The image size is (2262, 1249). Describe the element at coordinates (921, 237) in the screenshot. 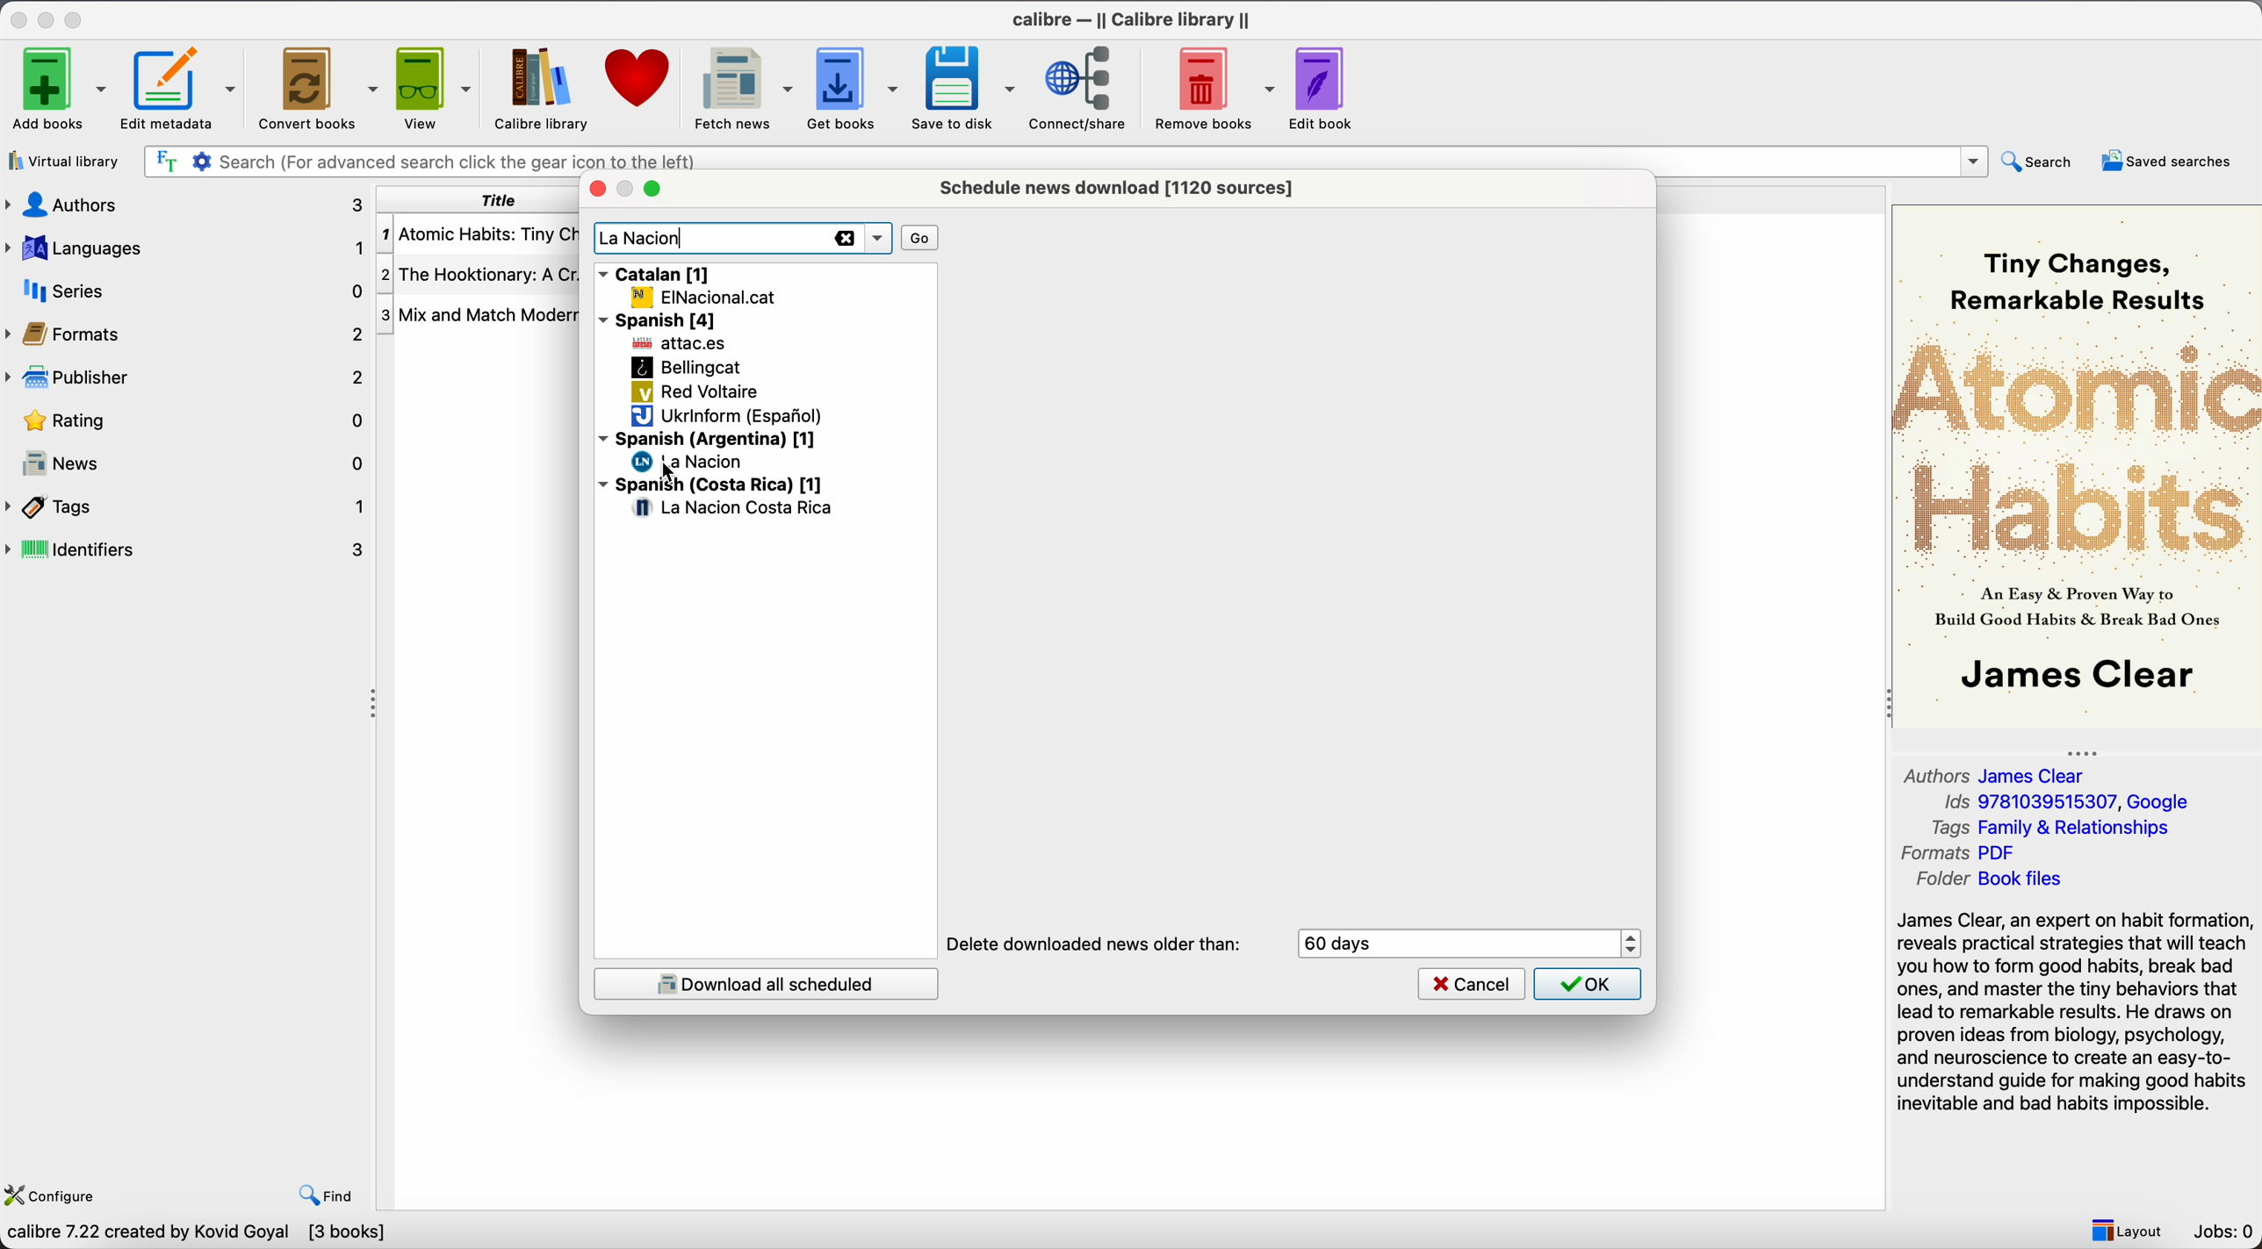

I see `Go` at that location.